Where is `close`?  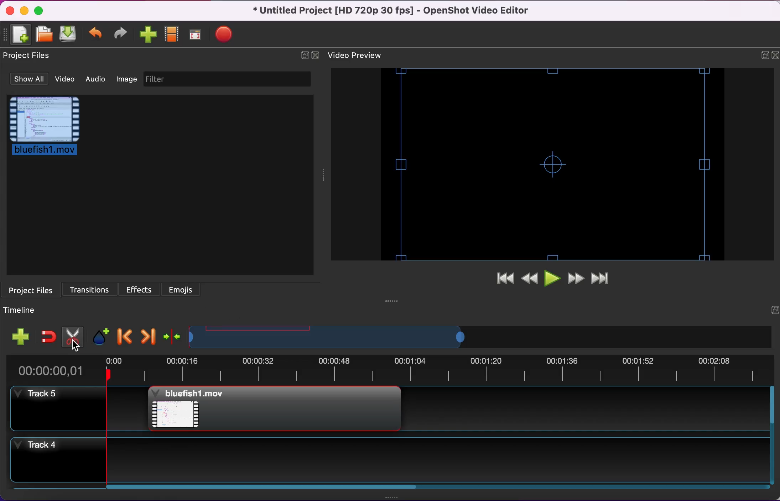
close is located at coordinates (316, 55).